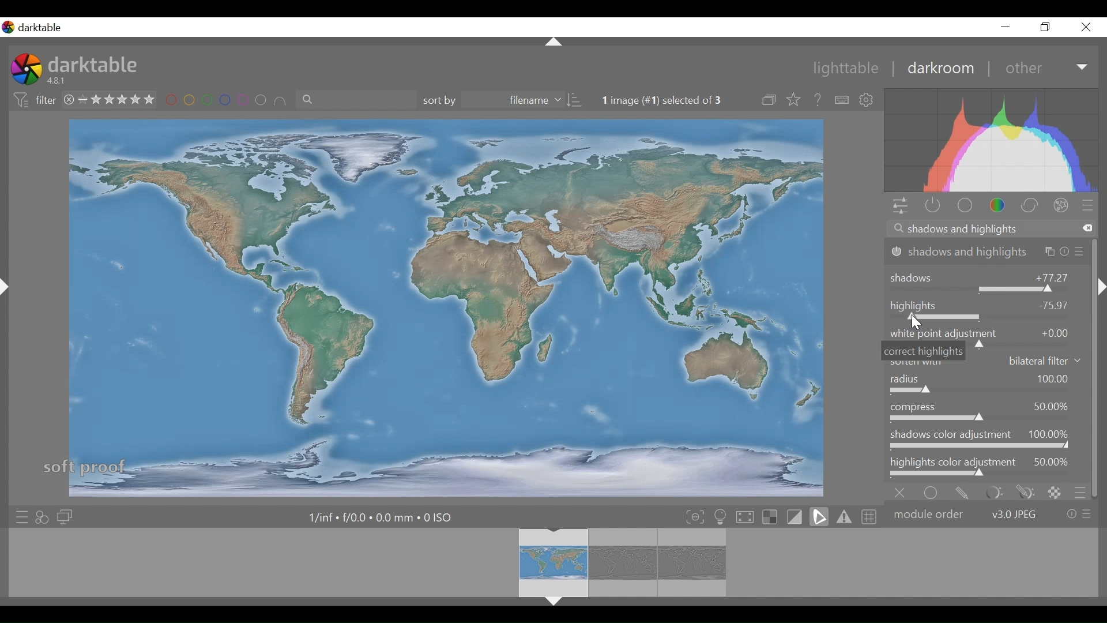 This screenshot has width=1107, height=623. What do you see at coordinates (1088, 27) in the screenshot?
I see `close` at bounding box center [1088, 27].